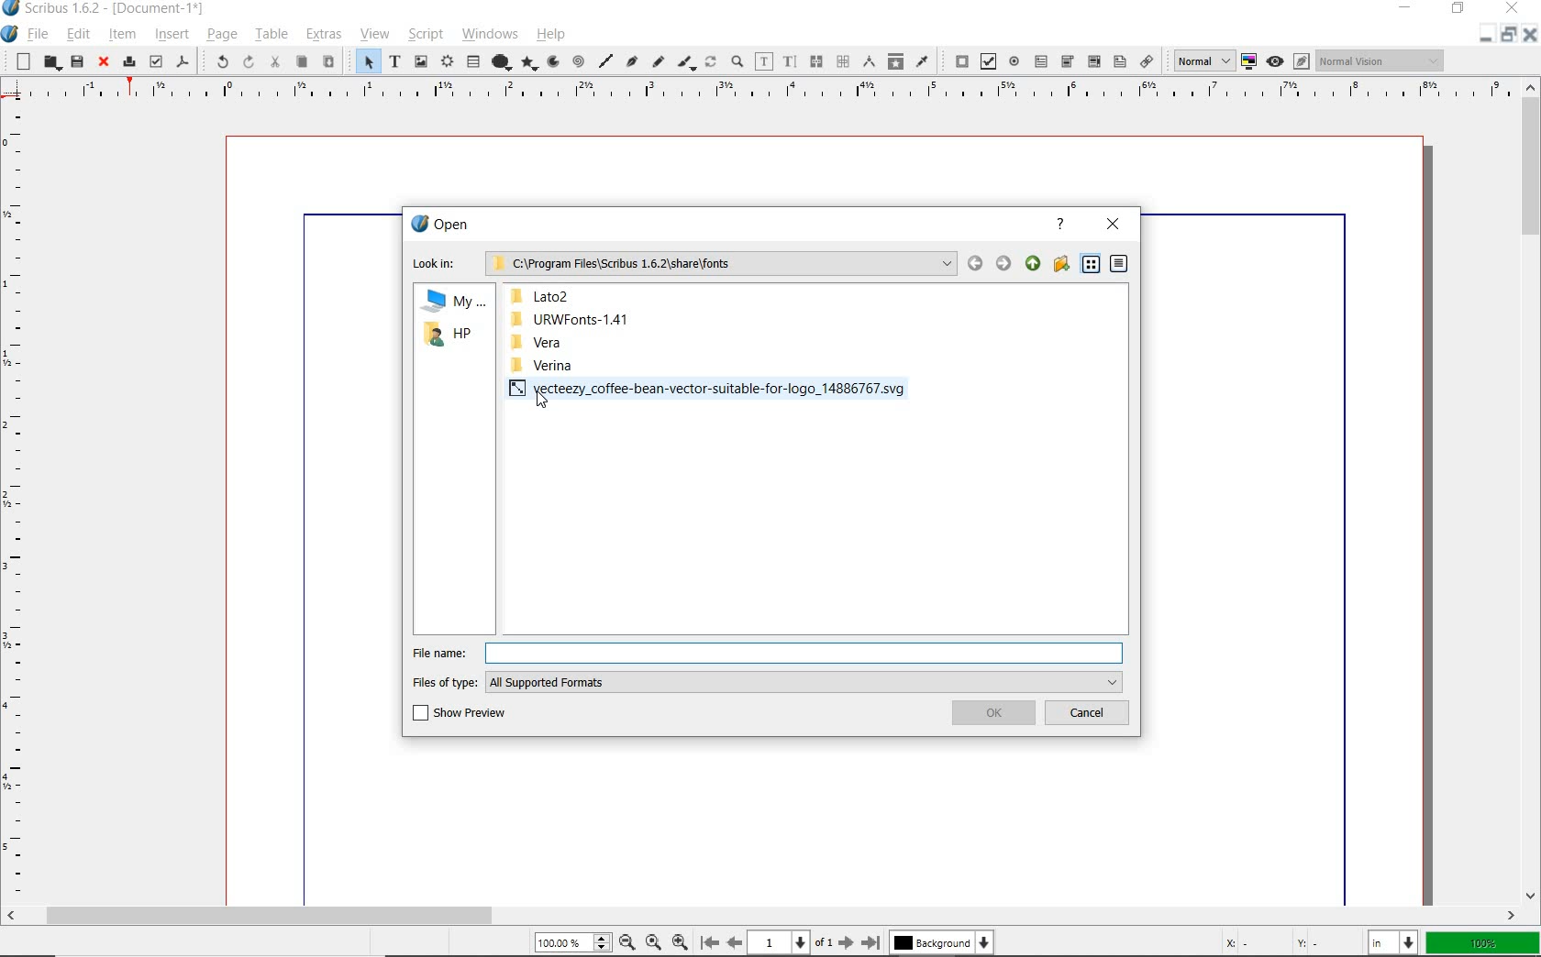 This screenshot has height=957, width=1541. I want to click on Last Page, so click(871, 942).